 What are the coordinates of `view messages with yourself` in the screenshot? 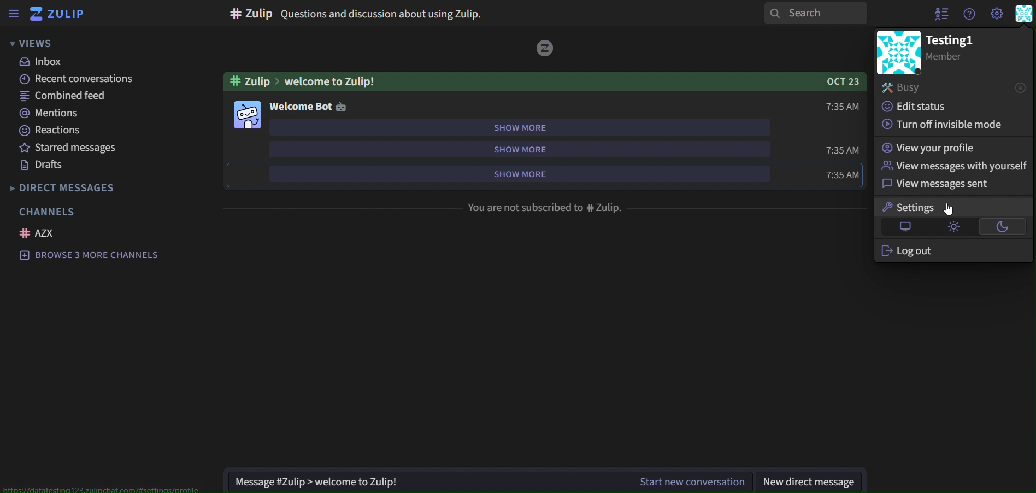 It's located at (951, 166).